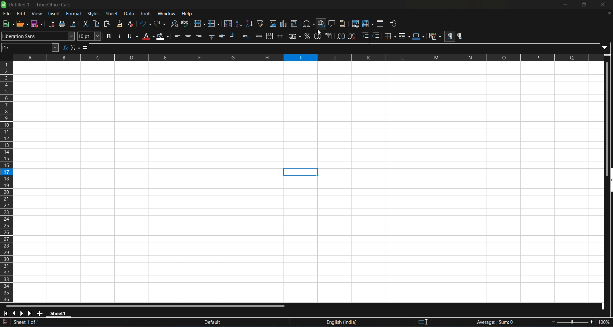 This screenshot has height=327, width=613. Describe the element at coordinates (349, 47) in the screenshot. I see `input line` at that location.